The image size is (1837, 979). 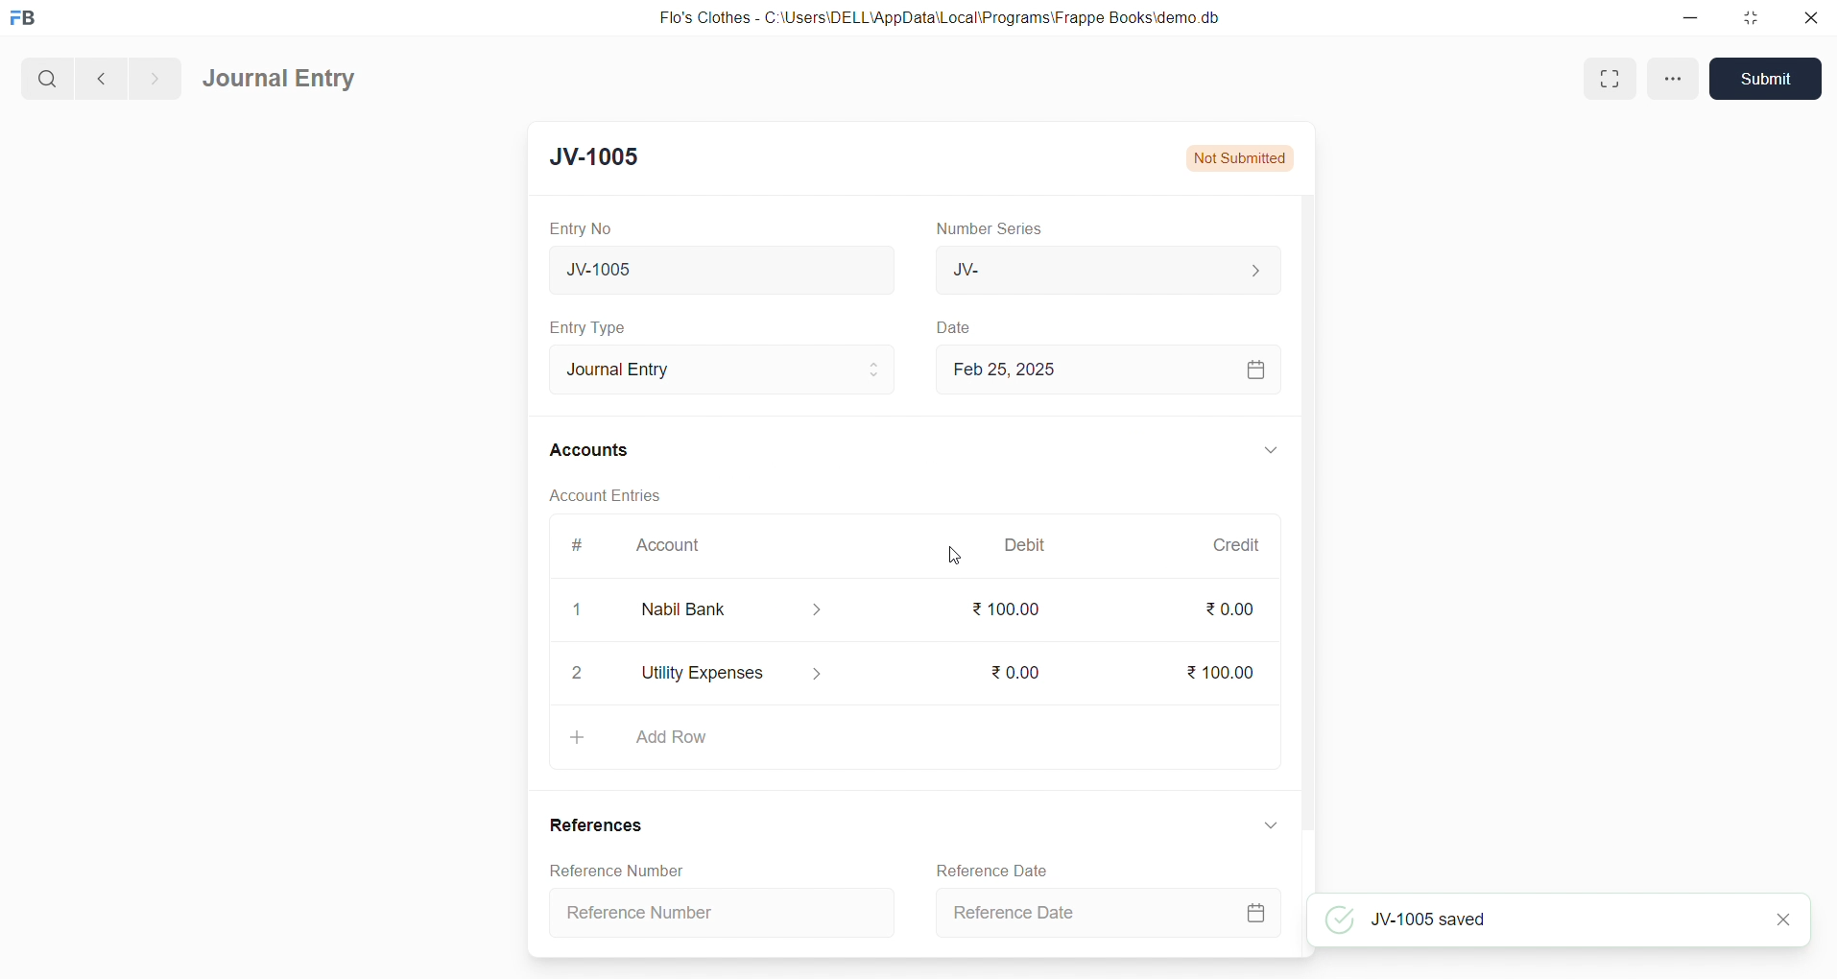 What do you see at coordinates (579, 611) in the screenshot?
I see `closee` at bounding box center [579, 611].